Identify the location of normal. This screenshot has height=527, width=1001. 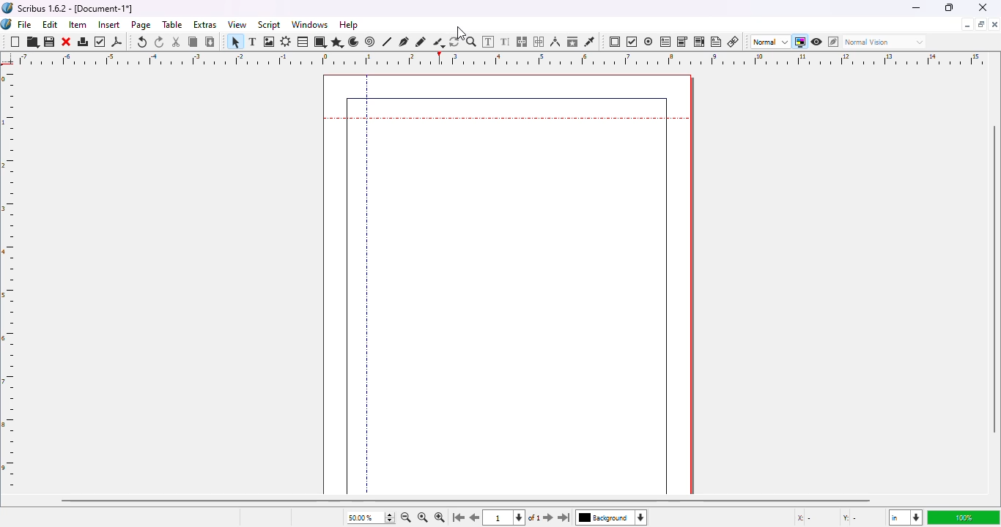
(769, 42).